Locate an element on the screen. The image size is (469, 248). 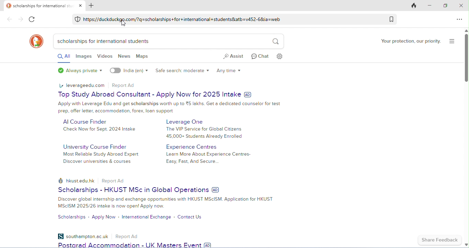
show search and more options is located at coordinates (452, 41).